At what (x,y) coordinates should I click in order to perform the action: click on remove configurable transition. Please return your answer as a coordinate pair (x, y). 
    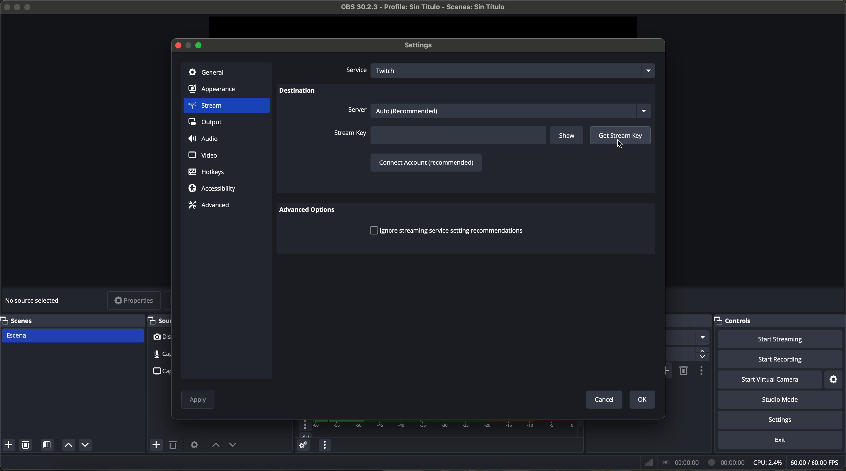
    Looking at the image, I should click on (684, 370).